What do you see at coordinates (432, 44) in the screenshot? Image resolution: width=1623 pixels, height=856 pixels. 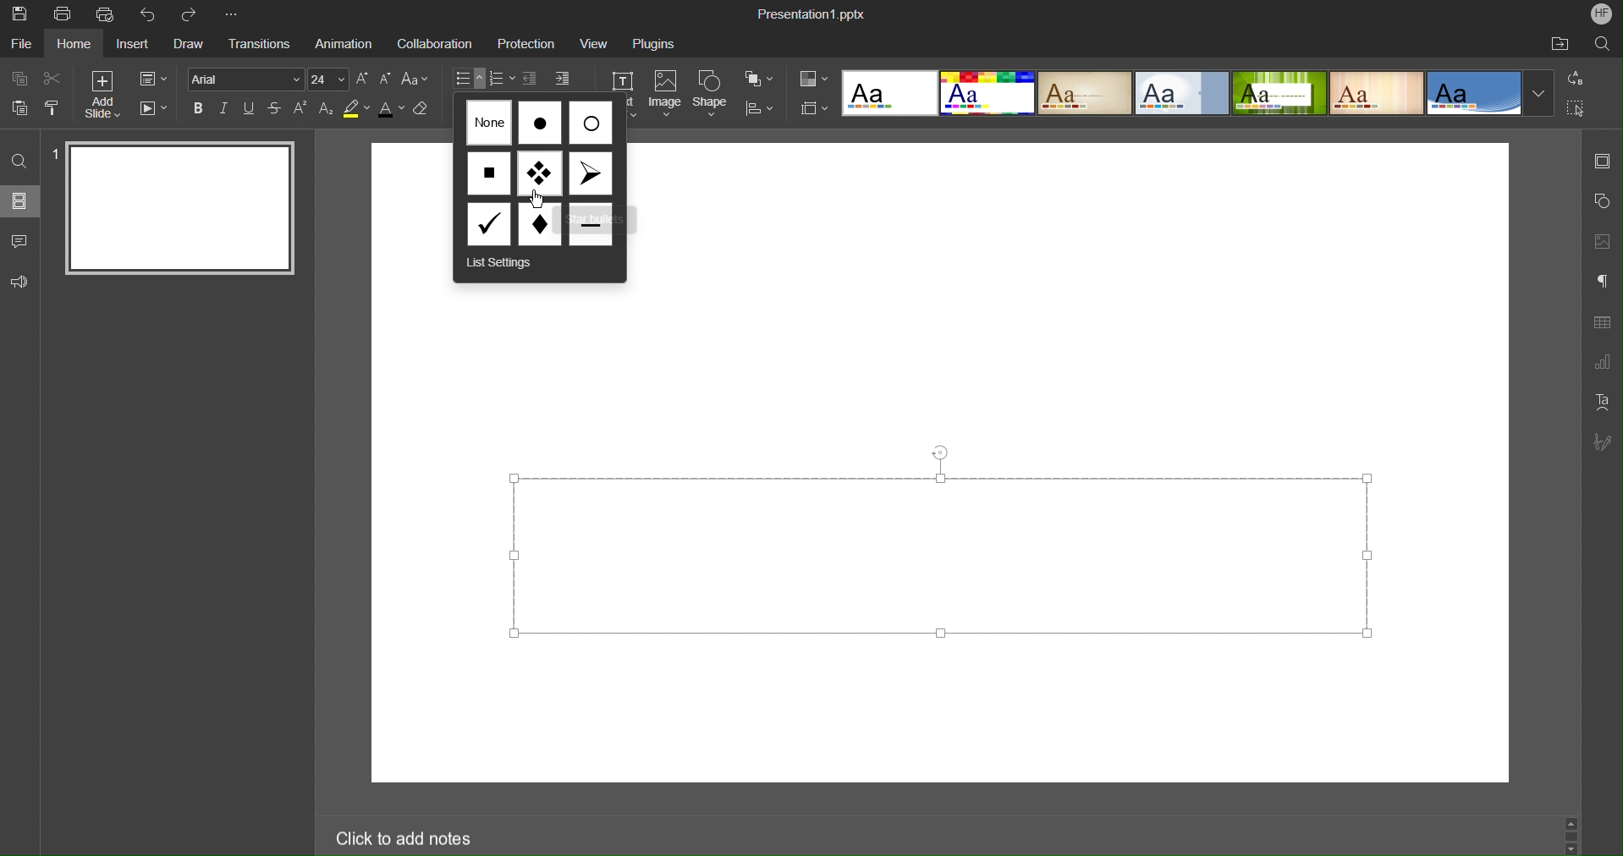 I see `Collaboration` at bounding box center [432, 44].